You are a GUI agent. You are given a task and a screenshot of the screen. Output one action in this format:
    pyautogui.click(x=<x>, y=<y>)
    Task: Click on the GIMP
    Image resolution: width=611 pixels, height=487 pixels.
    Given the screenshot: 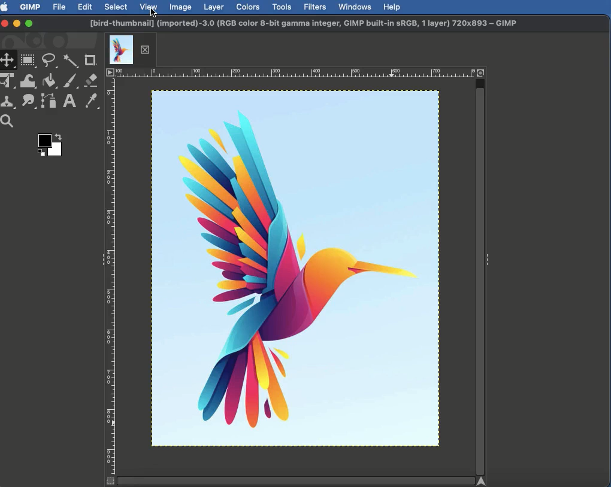 What is the action you would take?
    pyautogui.click(x=29, y=7)
    